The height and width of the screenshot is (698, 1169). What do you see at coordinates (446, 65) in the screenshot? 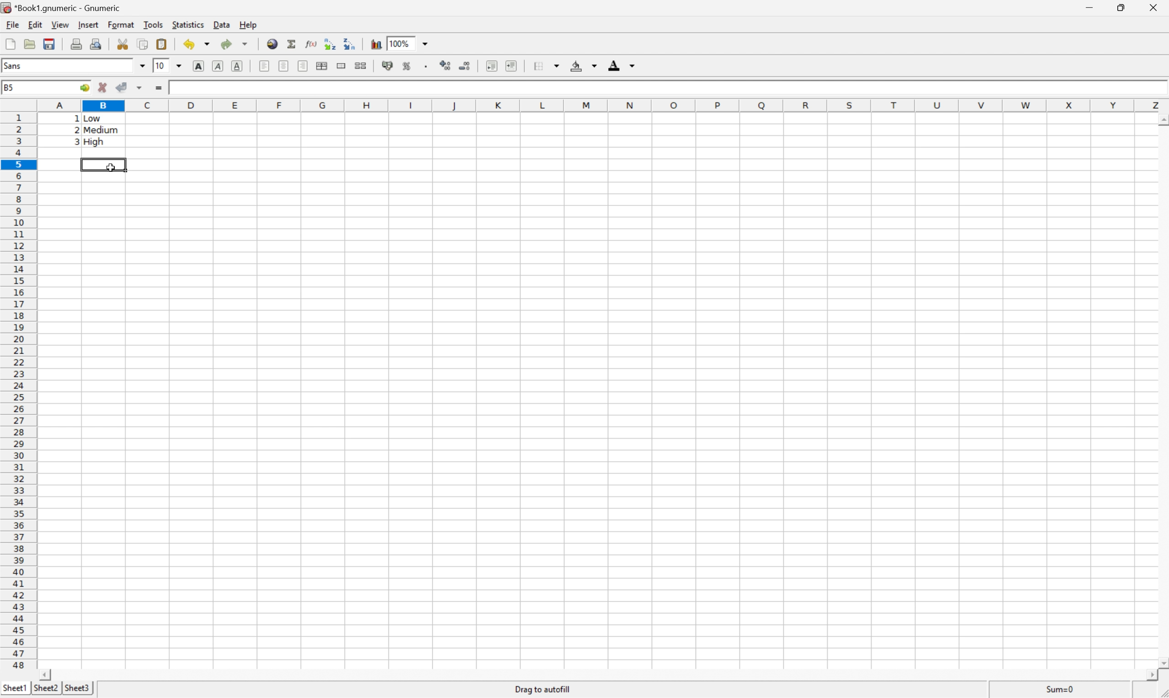
I see `Increase the number of Decimals displayed` at bounding box center [446, 65].